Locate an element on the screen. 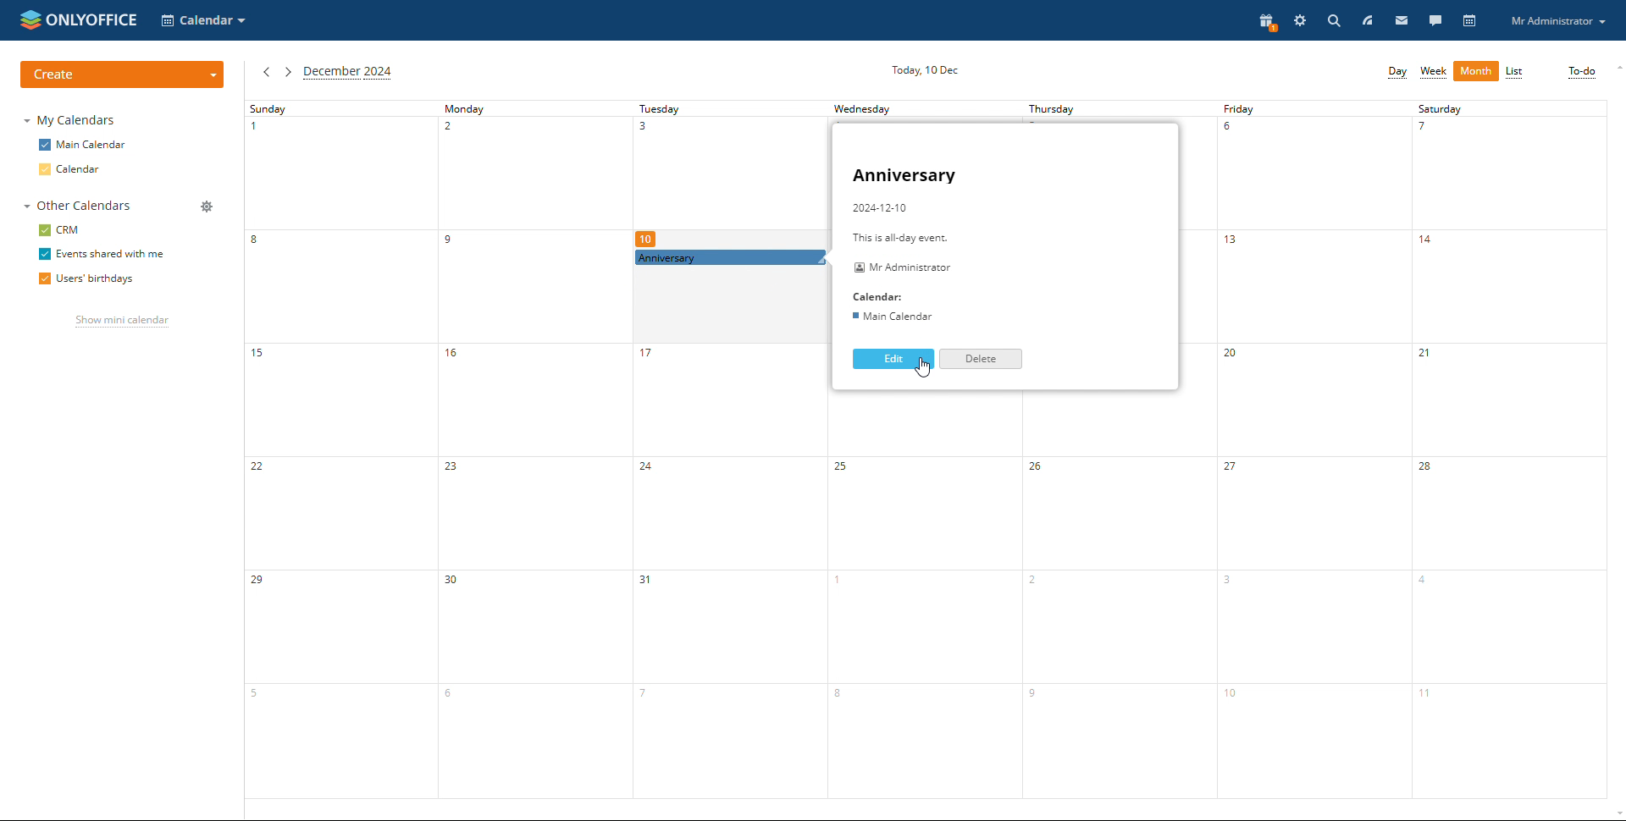 This screenshot has height=821, width=1626. users' birthdays is located at coordinates (85, 280).